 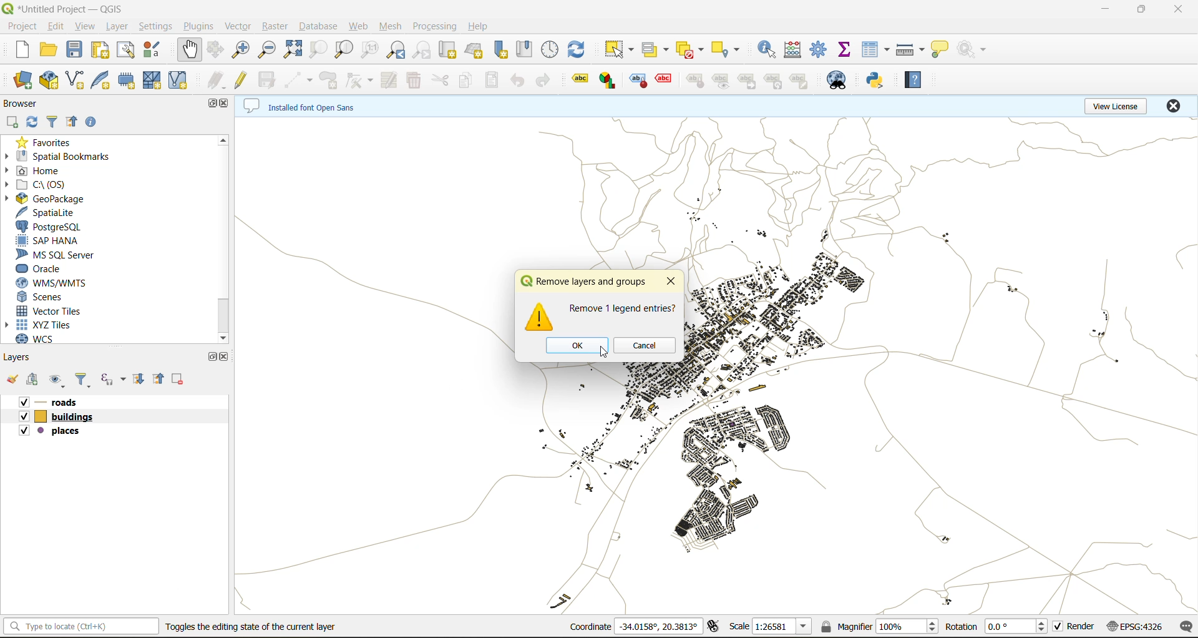 What do you see at coordinates (90, 121) in the screenshot?
I see `enable properties` at bounding box center [90, 121].